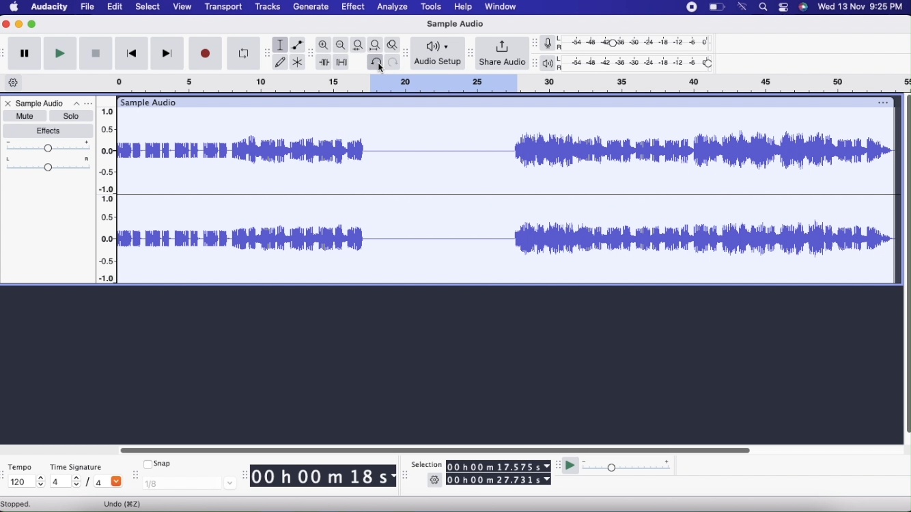 The width and height of the screenshot is (911, 512). I want to click on Playback meter, so click(551, 63).